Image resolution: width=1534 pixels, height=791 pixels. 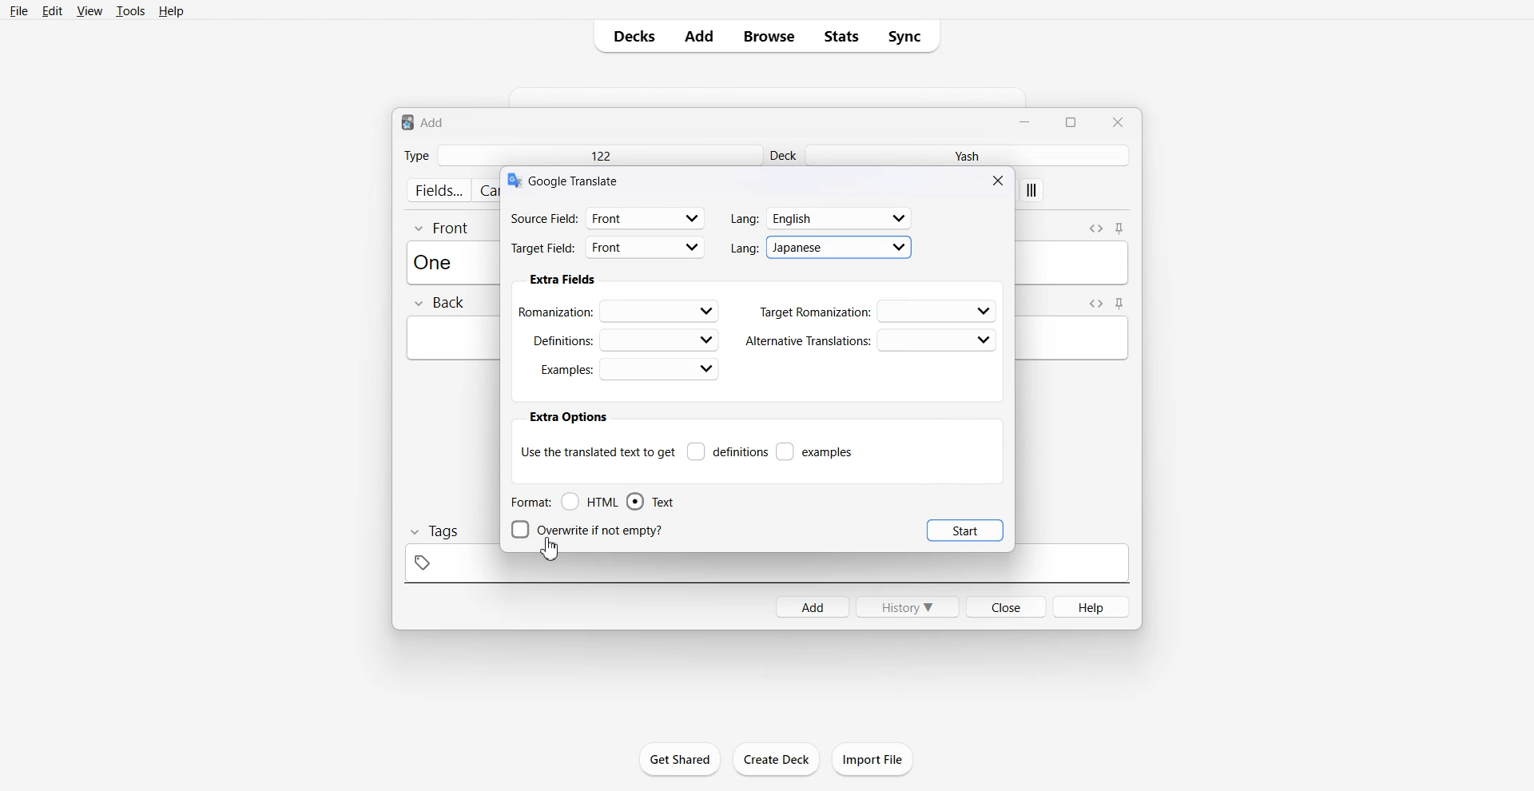 What do you see at coordinates (608, 217) in the screenshot?
I see `Source filed` at bounding box center [608, 217].